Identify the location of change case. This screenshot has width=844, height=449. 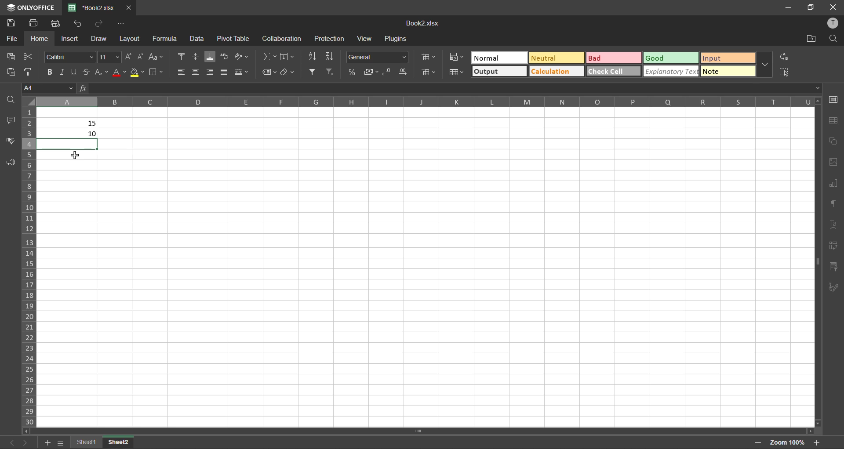
(155, 56).